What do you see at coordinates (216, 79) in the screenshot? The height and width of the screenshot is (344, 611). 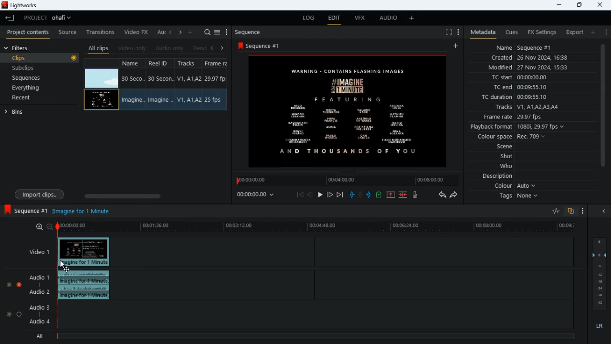 I see `Frame rate` at bounding box center [216, 79].